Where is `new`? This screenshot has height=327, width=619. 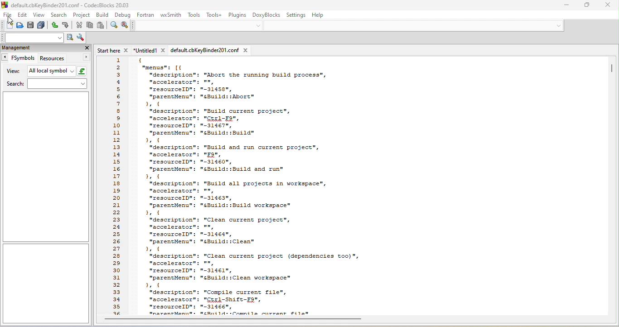 new is located at coordinates (7, 26).